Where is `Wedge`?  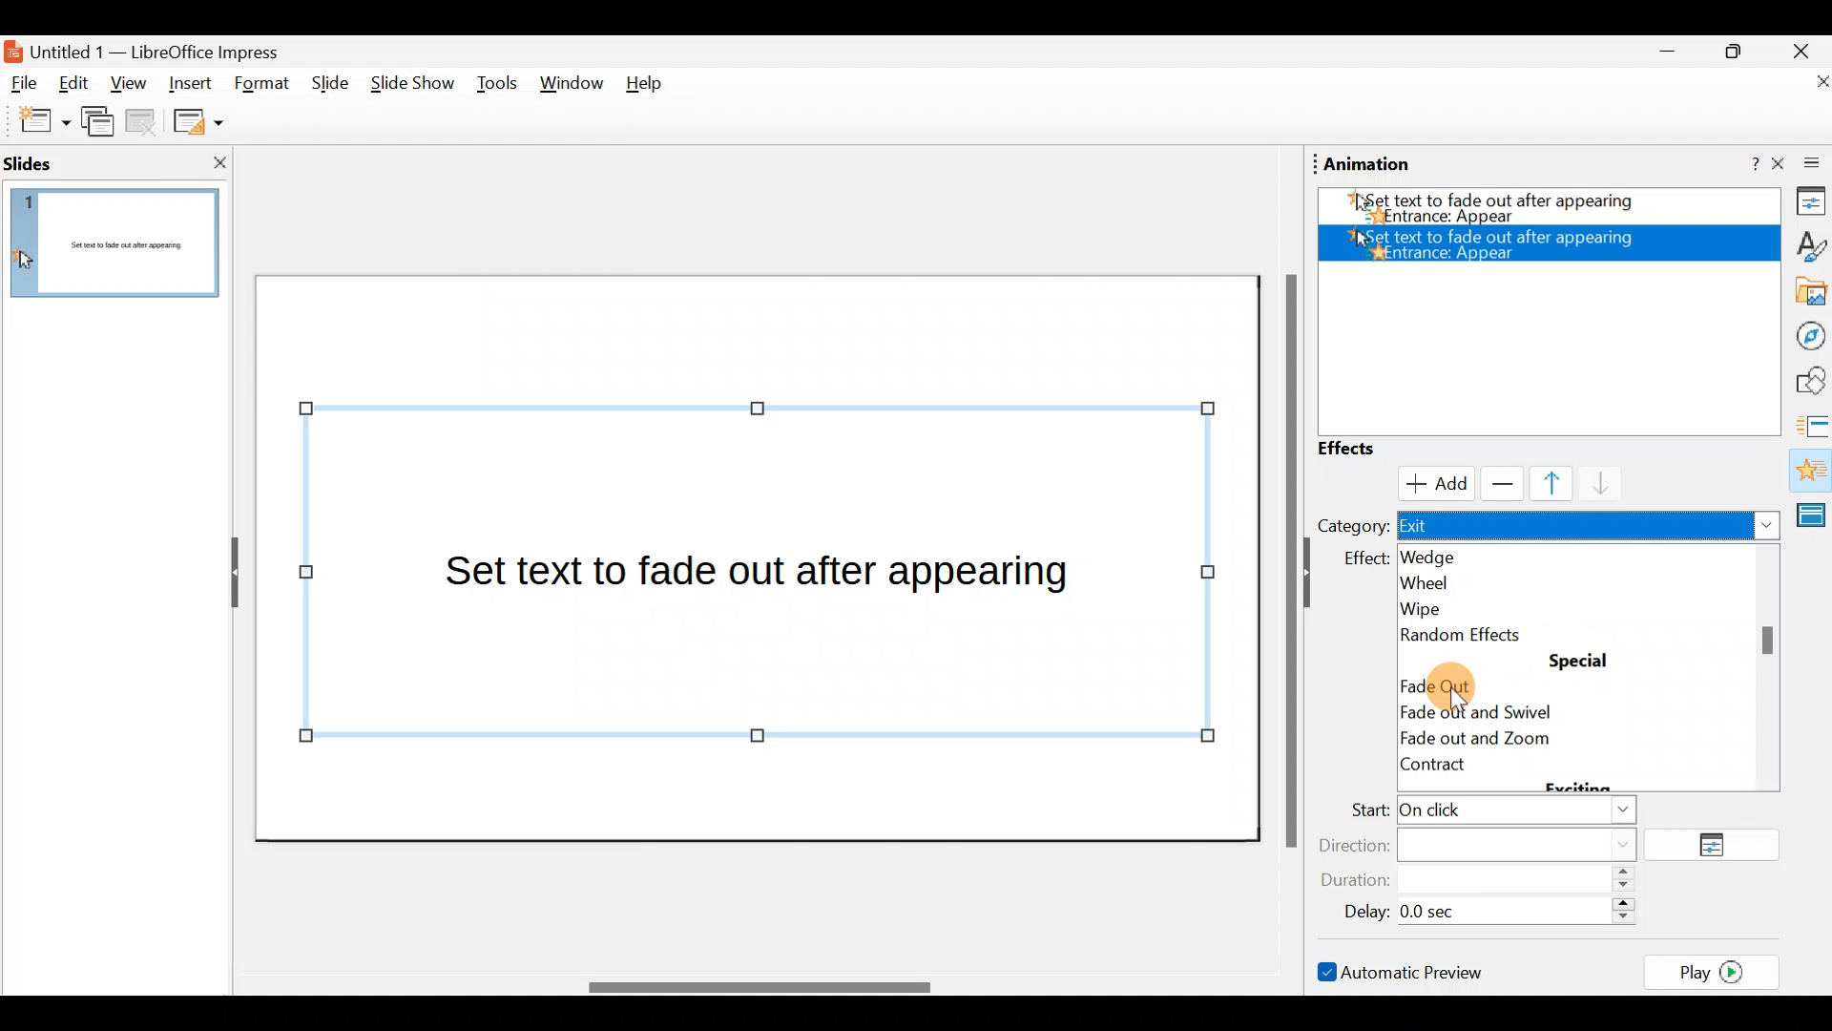
Wedge is located at coordinates (1450, 556).